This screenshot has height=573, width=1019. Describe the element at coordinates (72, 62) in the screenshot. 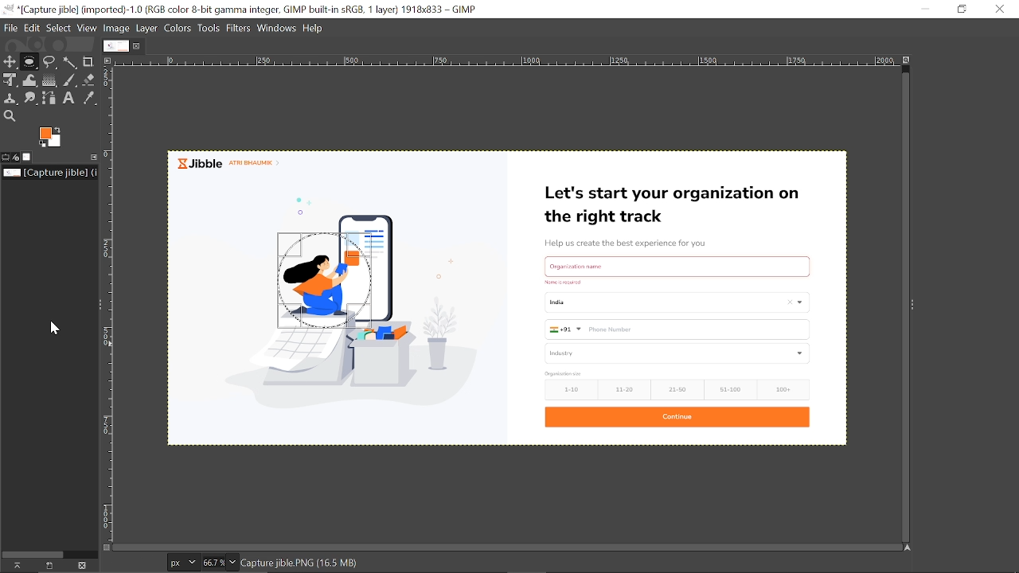

I see `Fuzzy select tool` at that location.